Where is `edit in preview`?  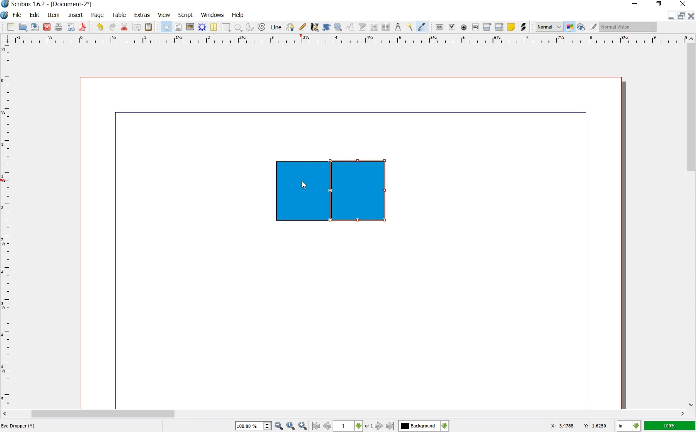 edit in preview is located at coordinates (593, 26).